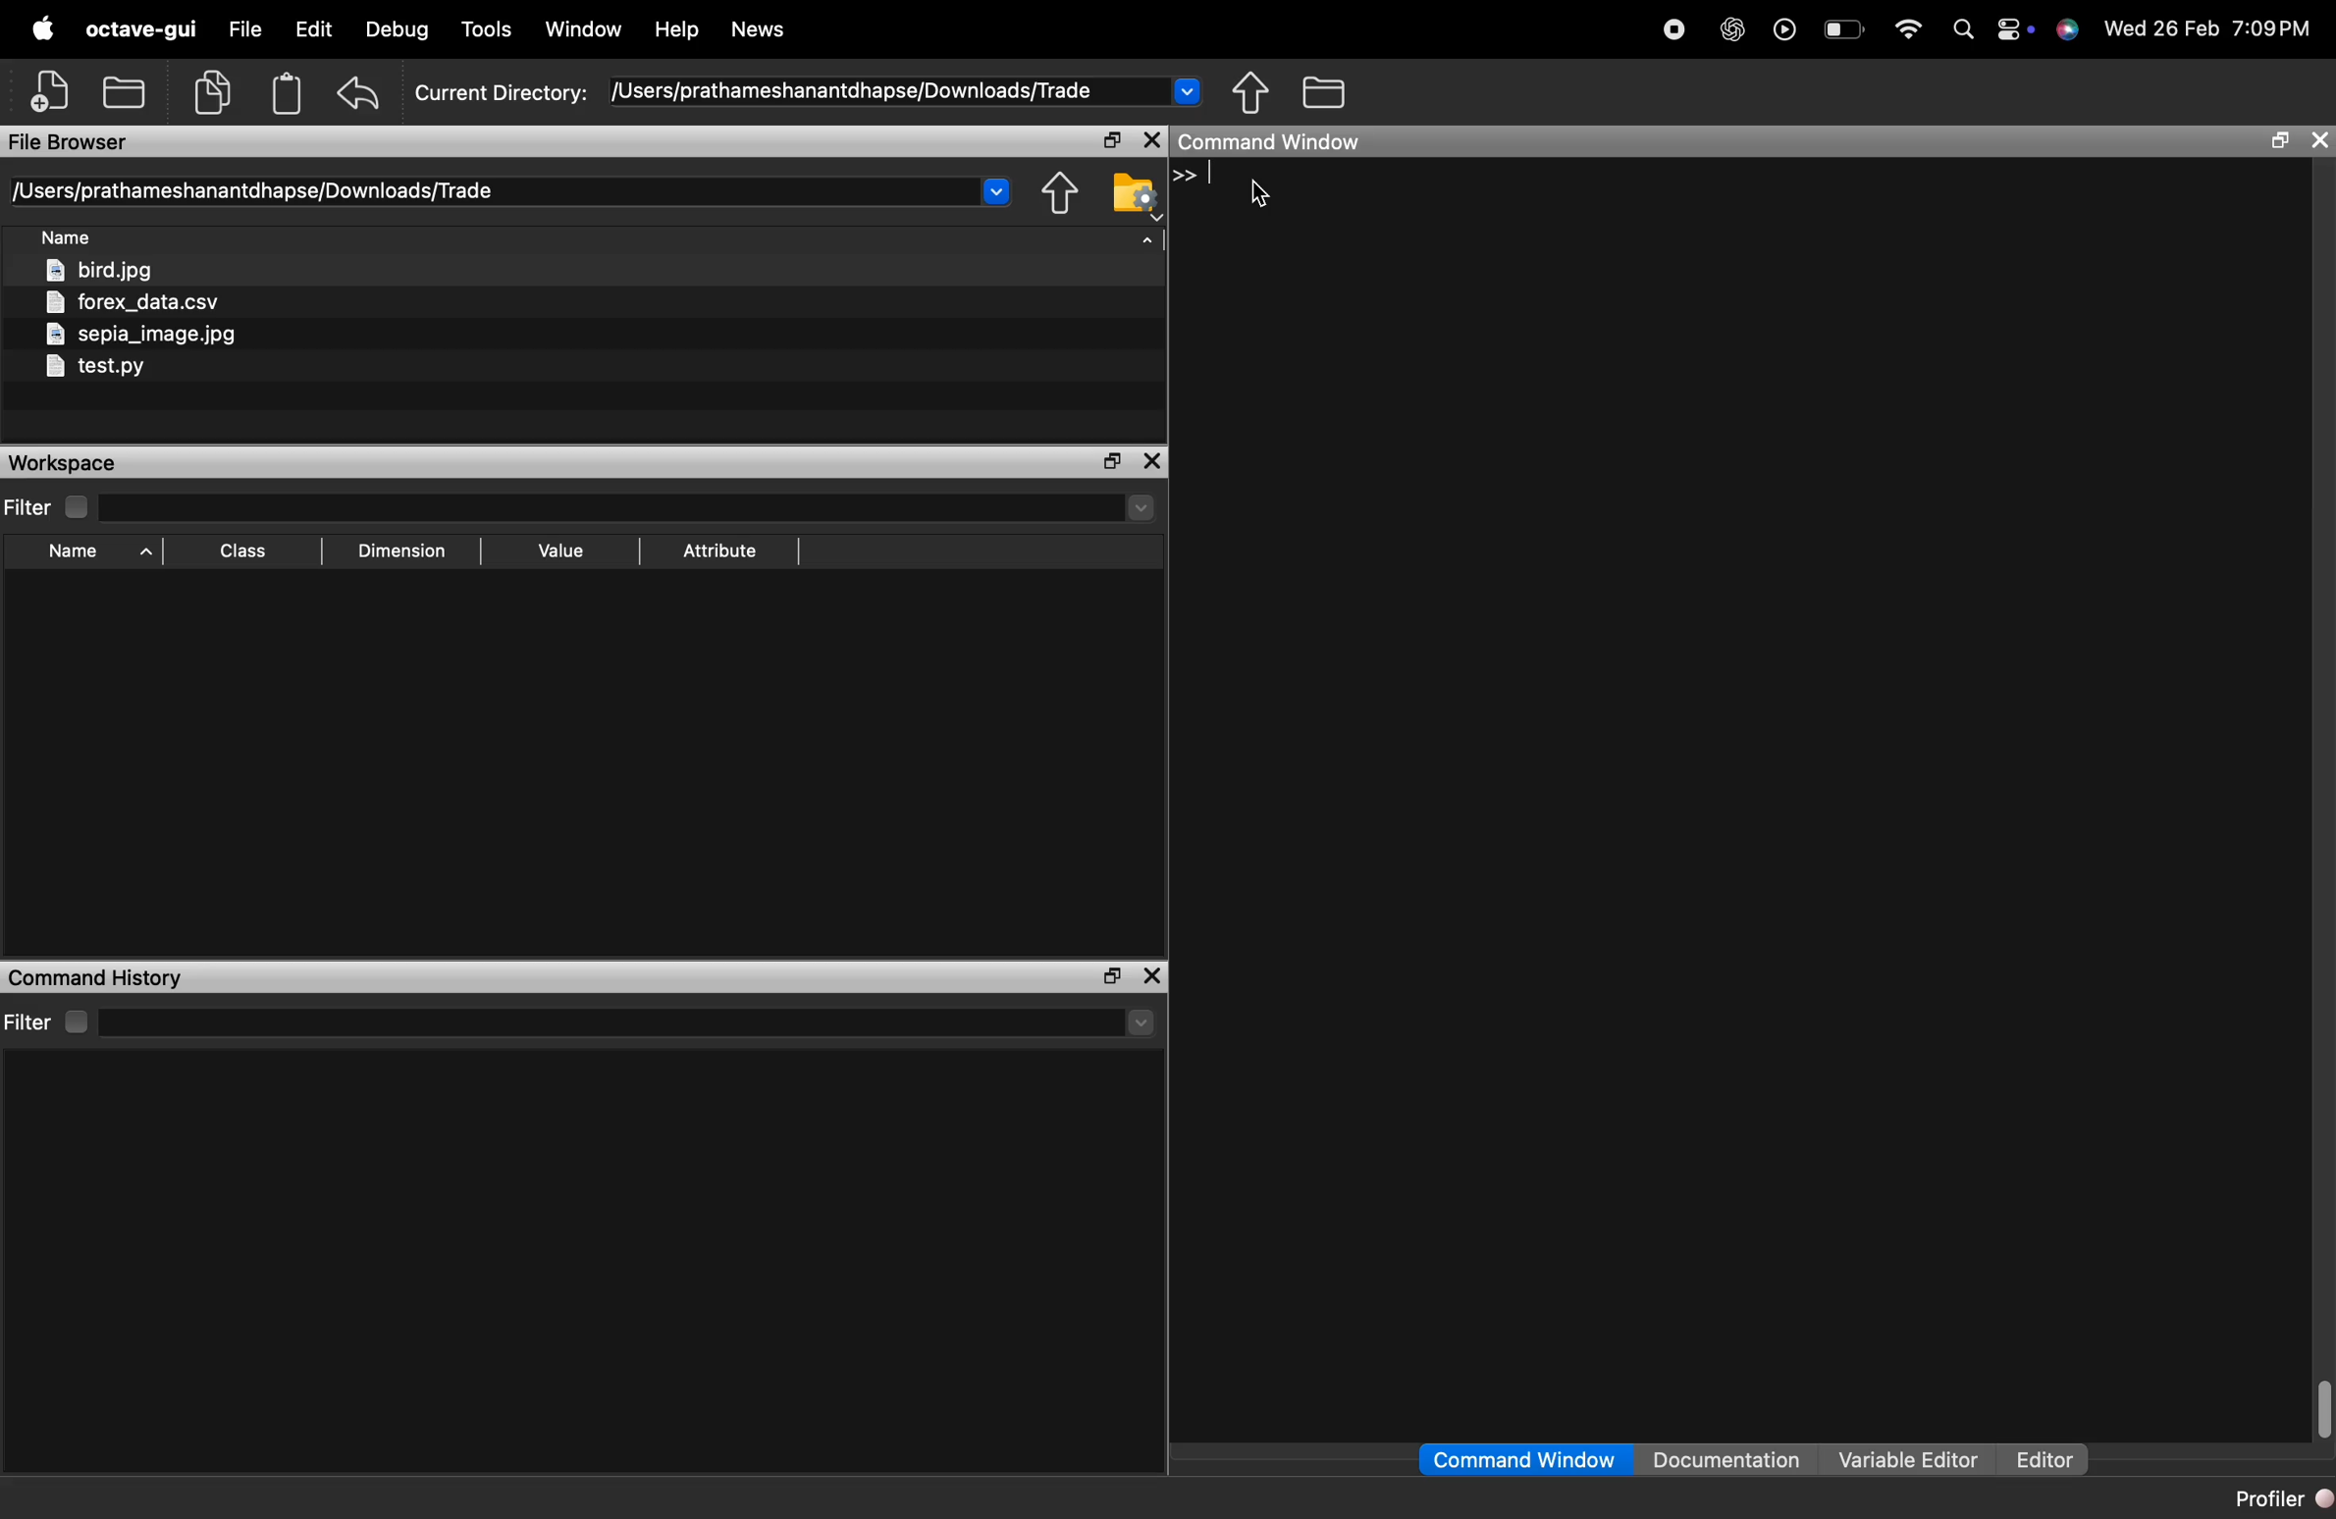 This screenshot has width=2336, height=1519. Describe the element at coordinates (1786, 32) in the screenshot. I see `play` at that location.